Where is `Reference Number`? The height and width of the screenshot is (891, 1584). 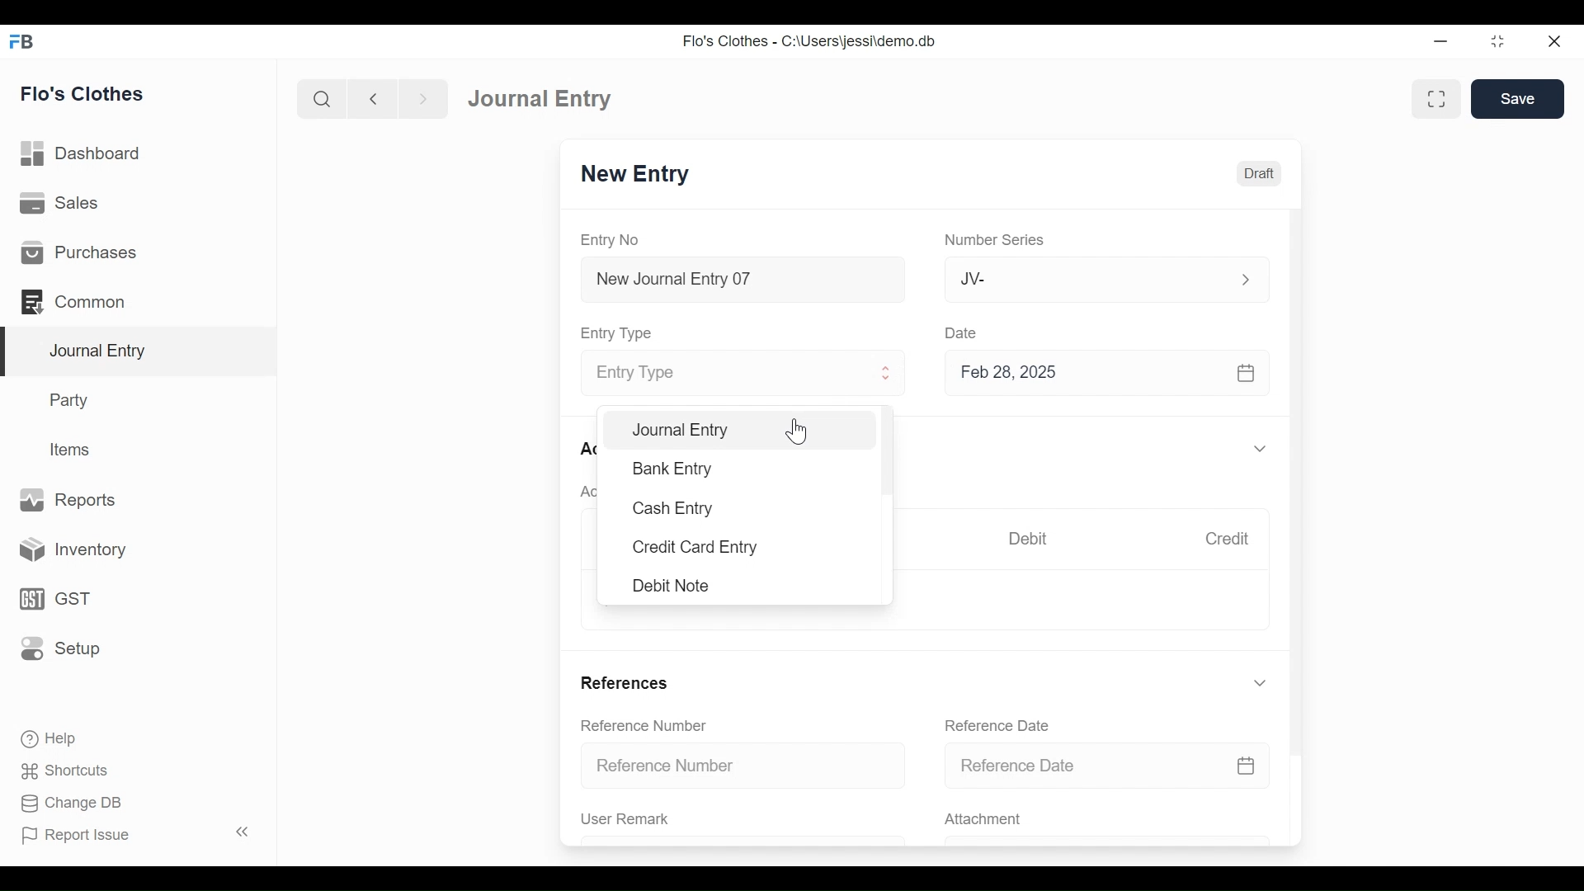
Reference Number is located at coordinates (645, 727).